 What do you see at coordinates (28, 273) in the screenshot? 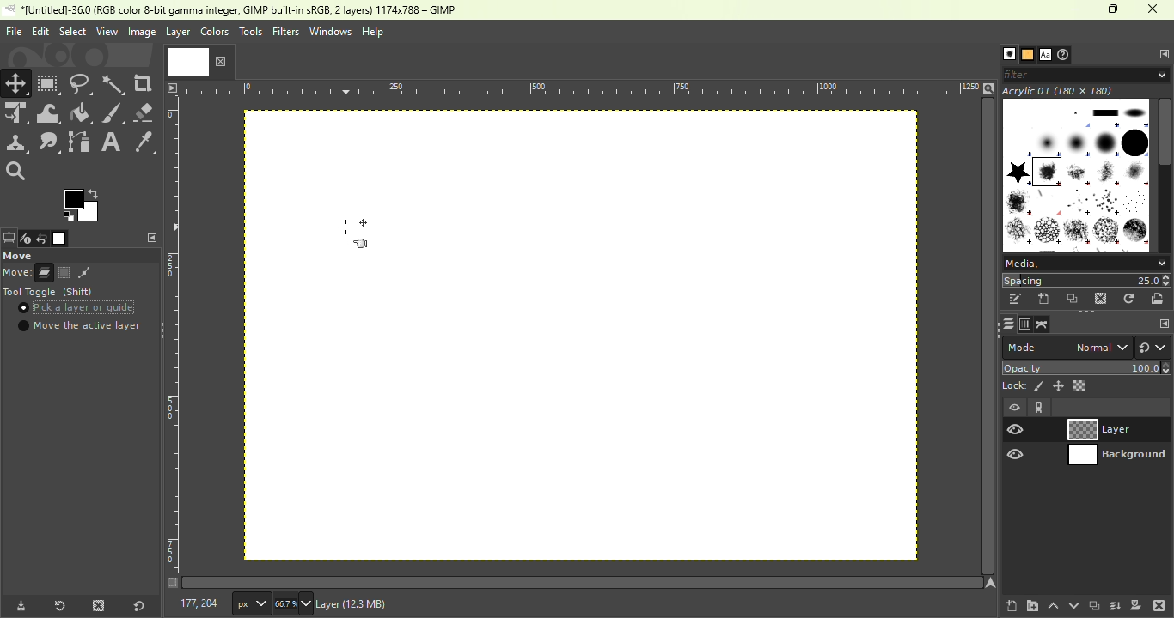
I see `Mode` at bounding box center [28, 273].